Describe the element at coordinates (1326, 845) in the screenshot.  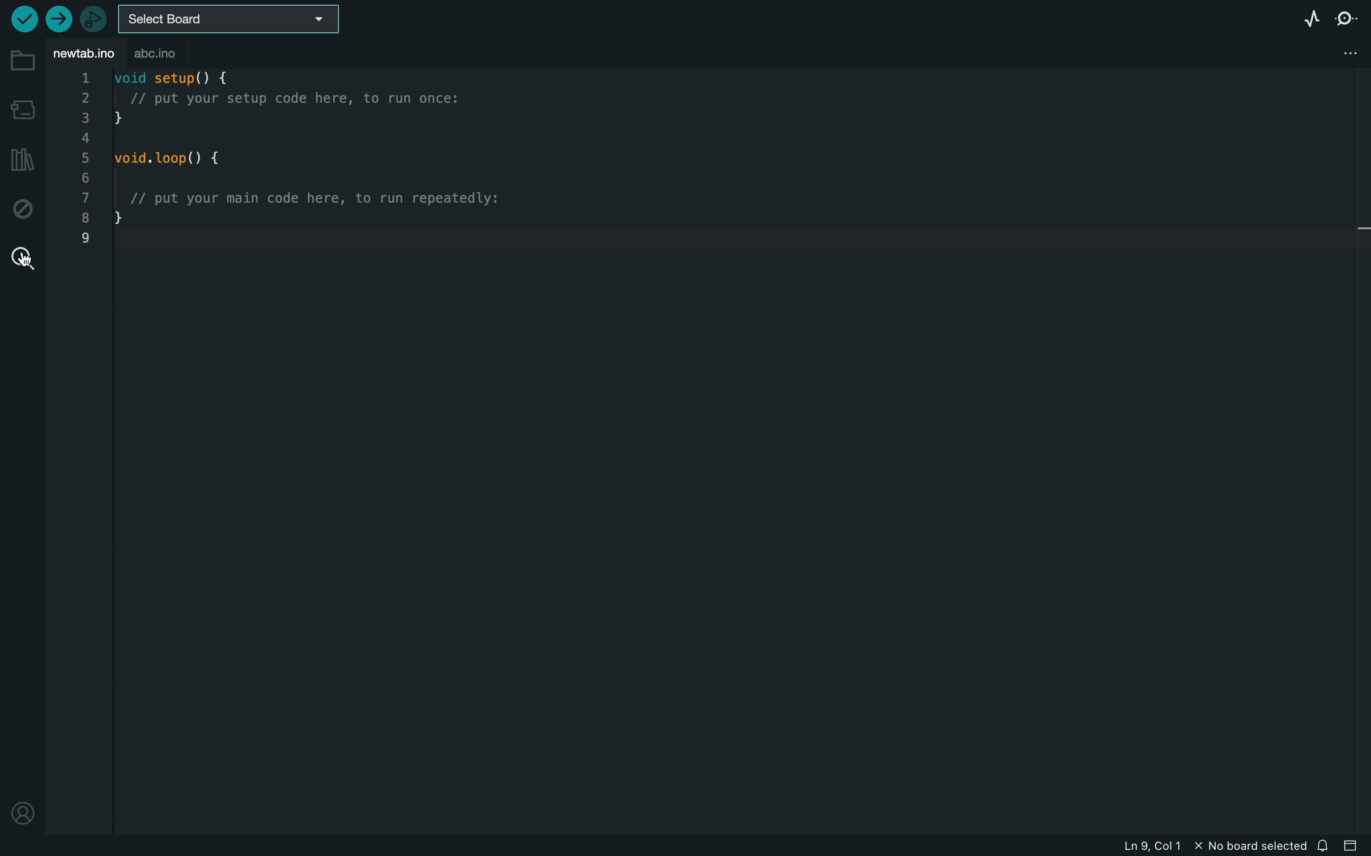
I see `notification` at that location.